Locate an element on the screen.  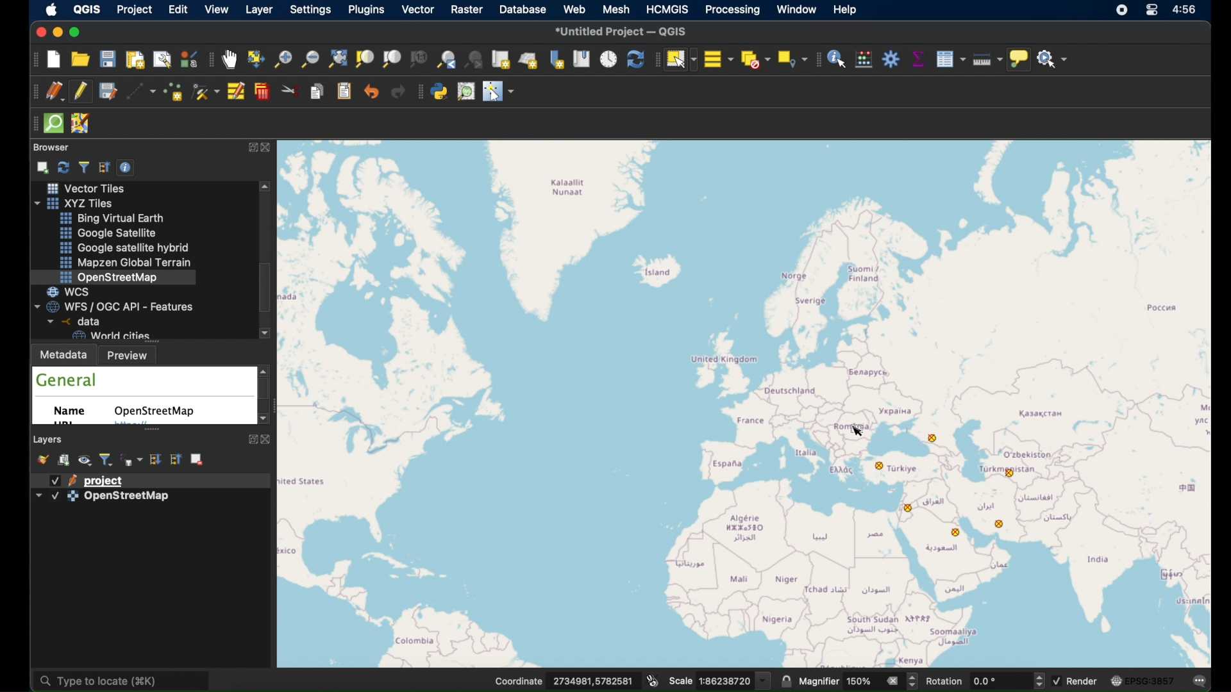
checkbox is located at coordinates (55, 497).